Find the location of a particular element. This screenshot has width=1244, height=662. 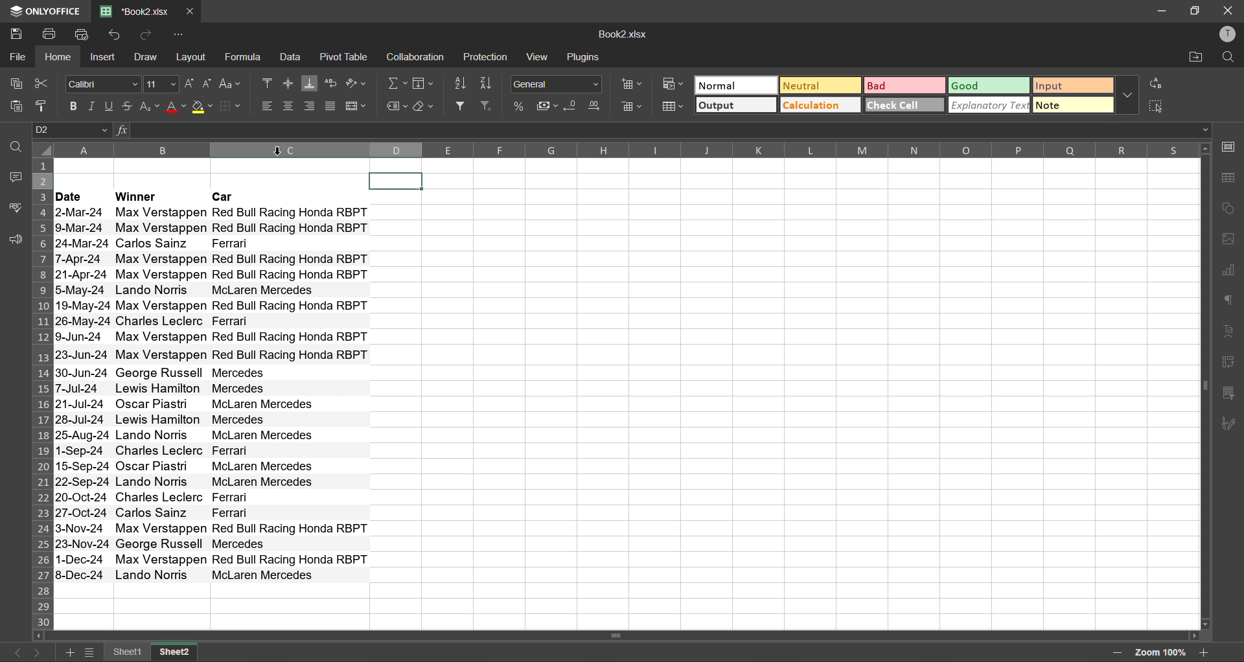

vertical scroll bar is located at coordinates (1203, 288).